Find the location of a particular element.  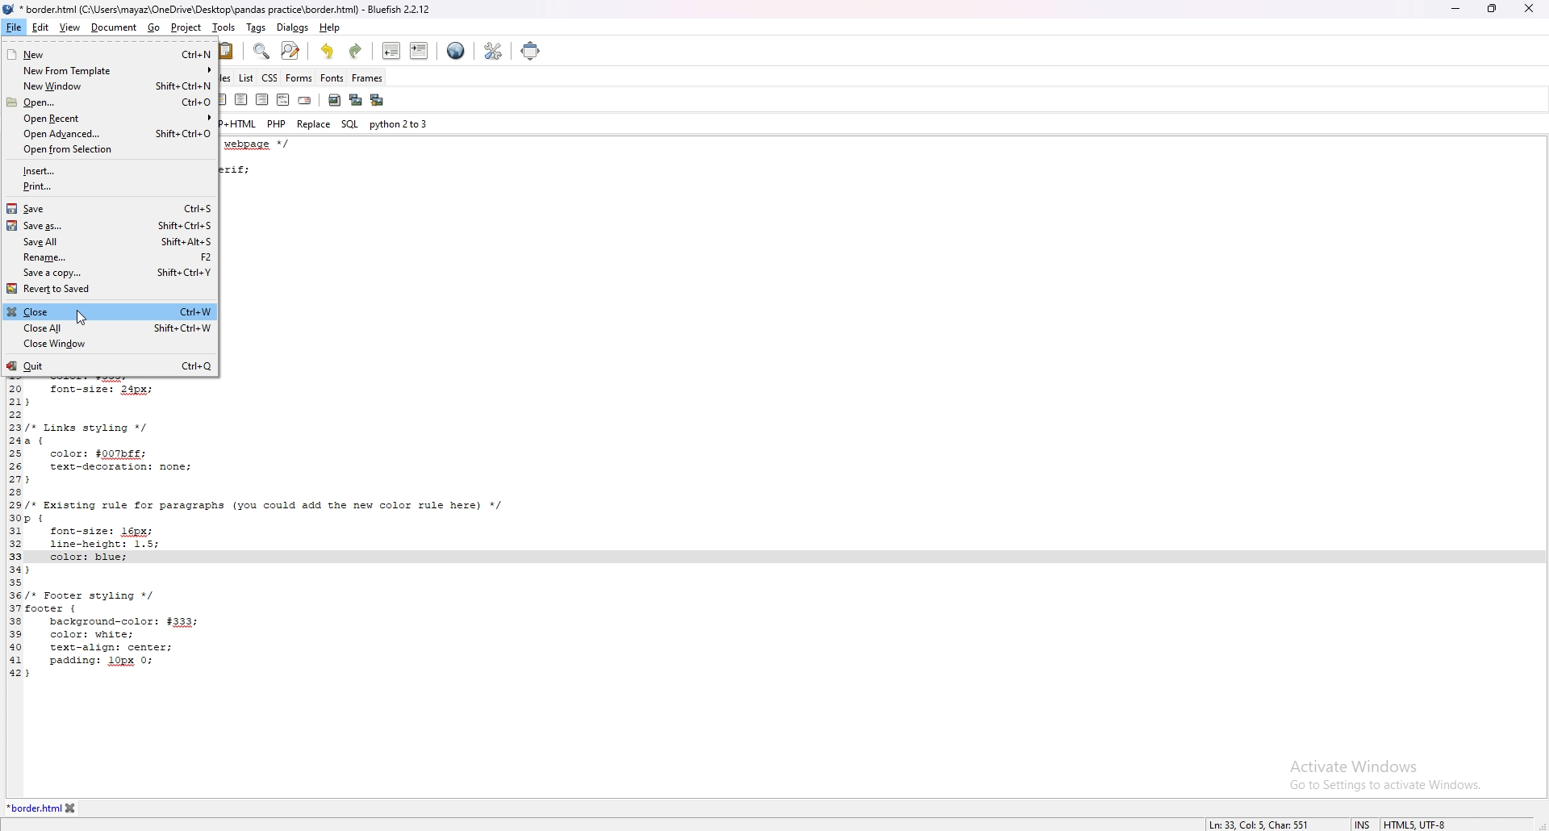

email is located at coordinates (304, 101).